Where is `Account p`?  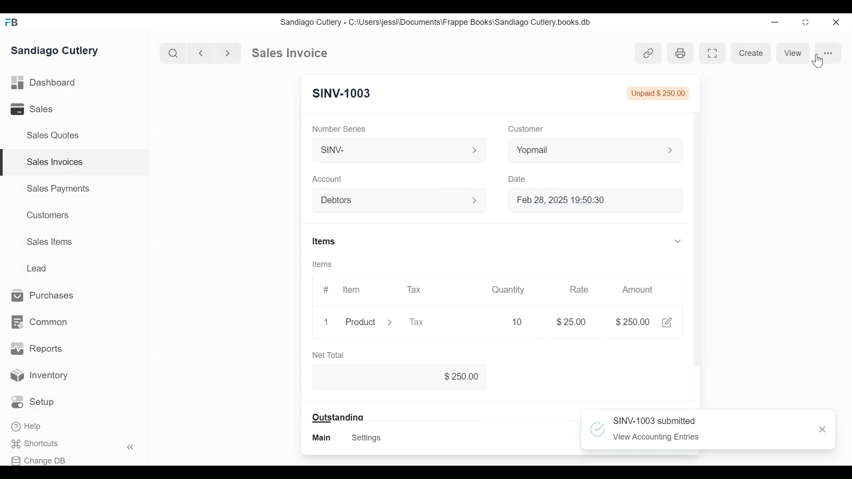 Account p is located at coordinates (400, 201).